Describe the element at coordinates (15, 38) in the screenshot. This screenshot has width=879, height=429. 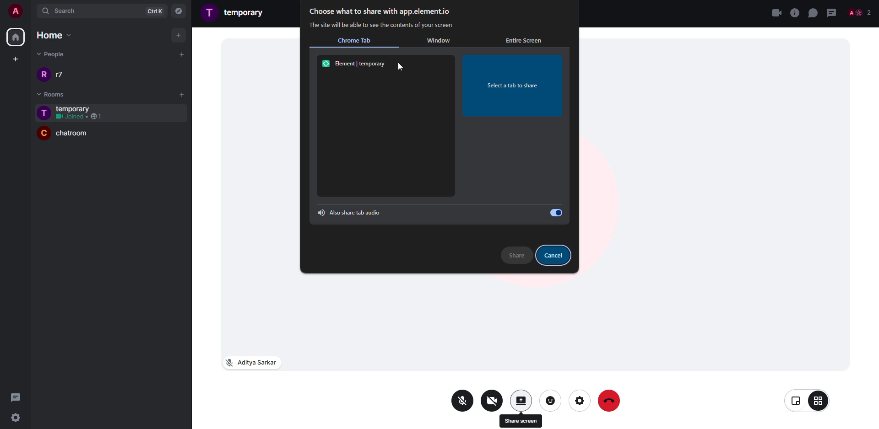
I see `home` at that location.